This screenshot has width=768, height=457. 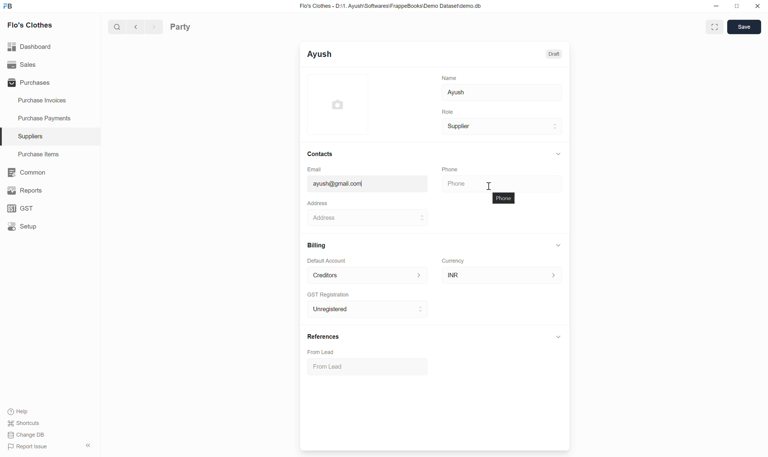 I want to click on Purchase Payments, so click(x=50, y=119).